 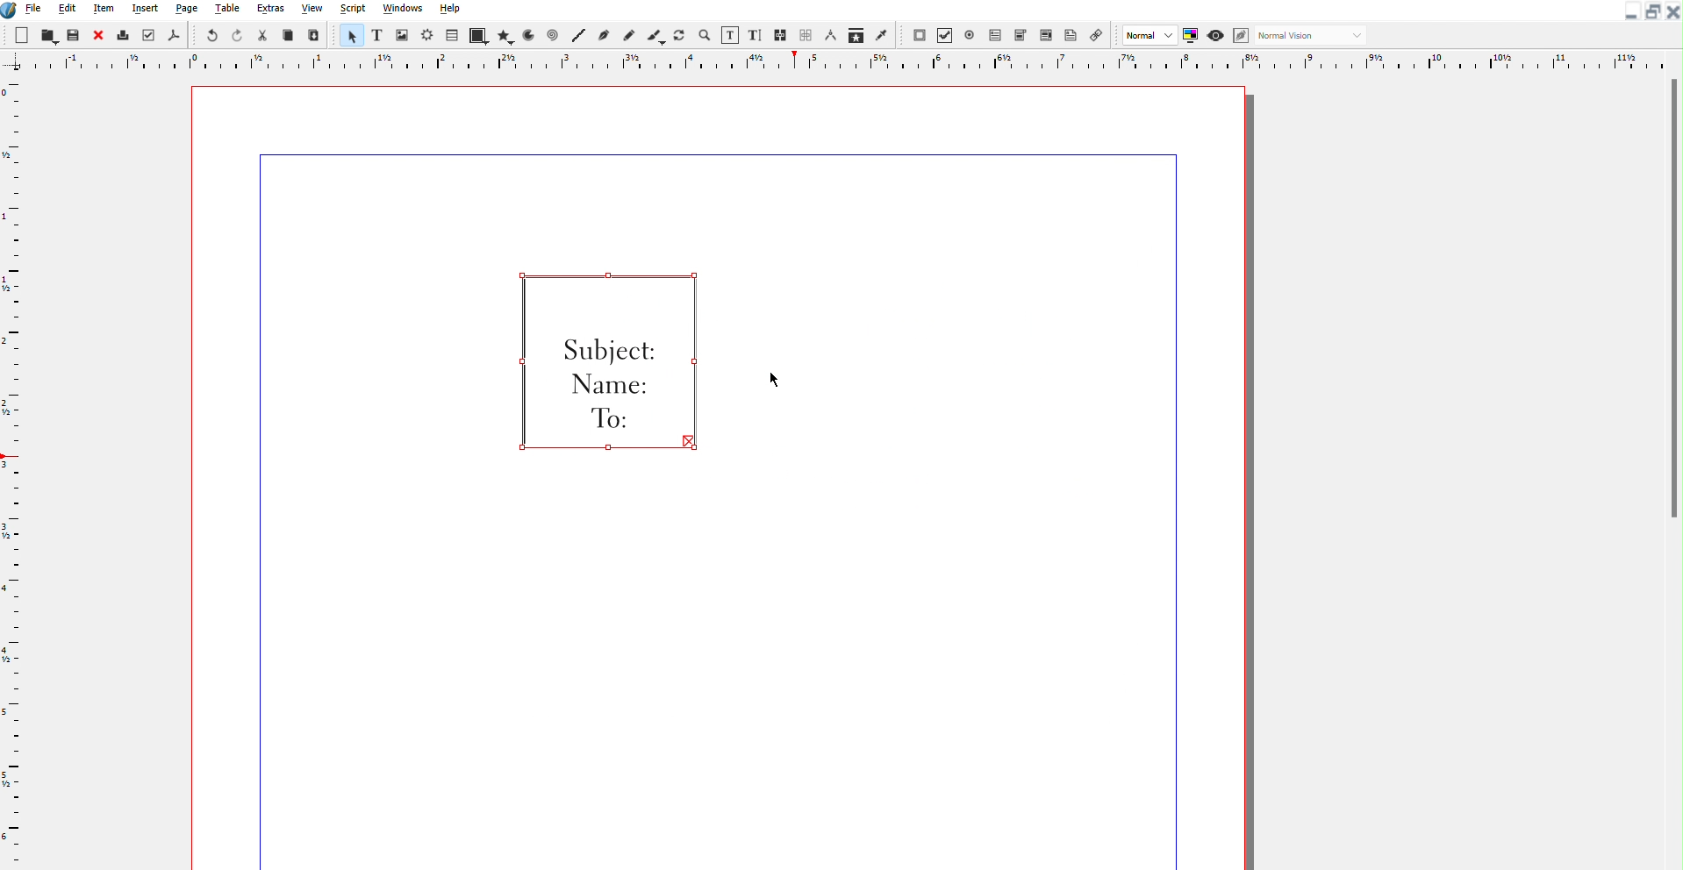 I want to click on Normal Settings, so click(x=1161, y=35).